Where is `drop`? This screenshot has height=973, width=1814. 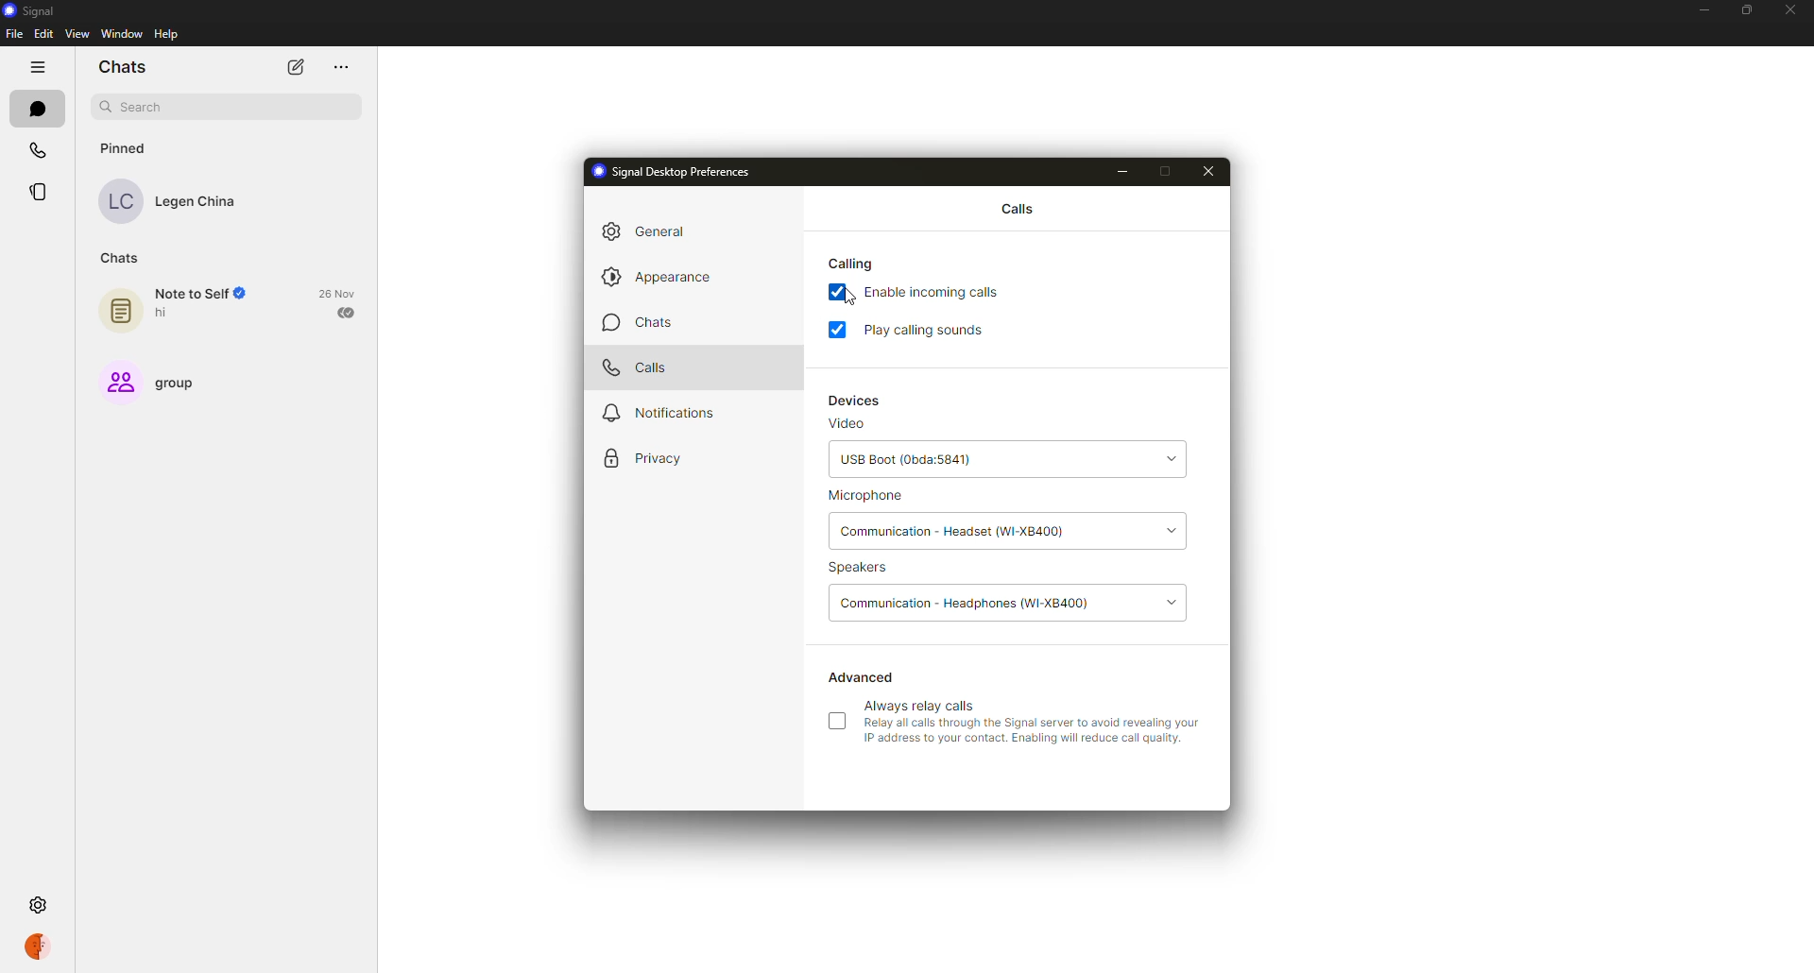
drop is located at coordinates (1172, 600).